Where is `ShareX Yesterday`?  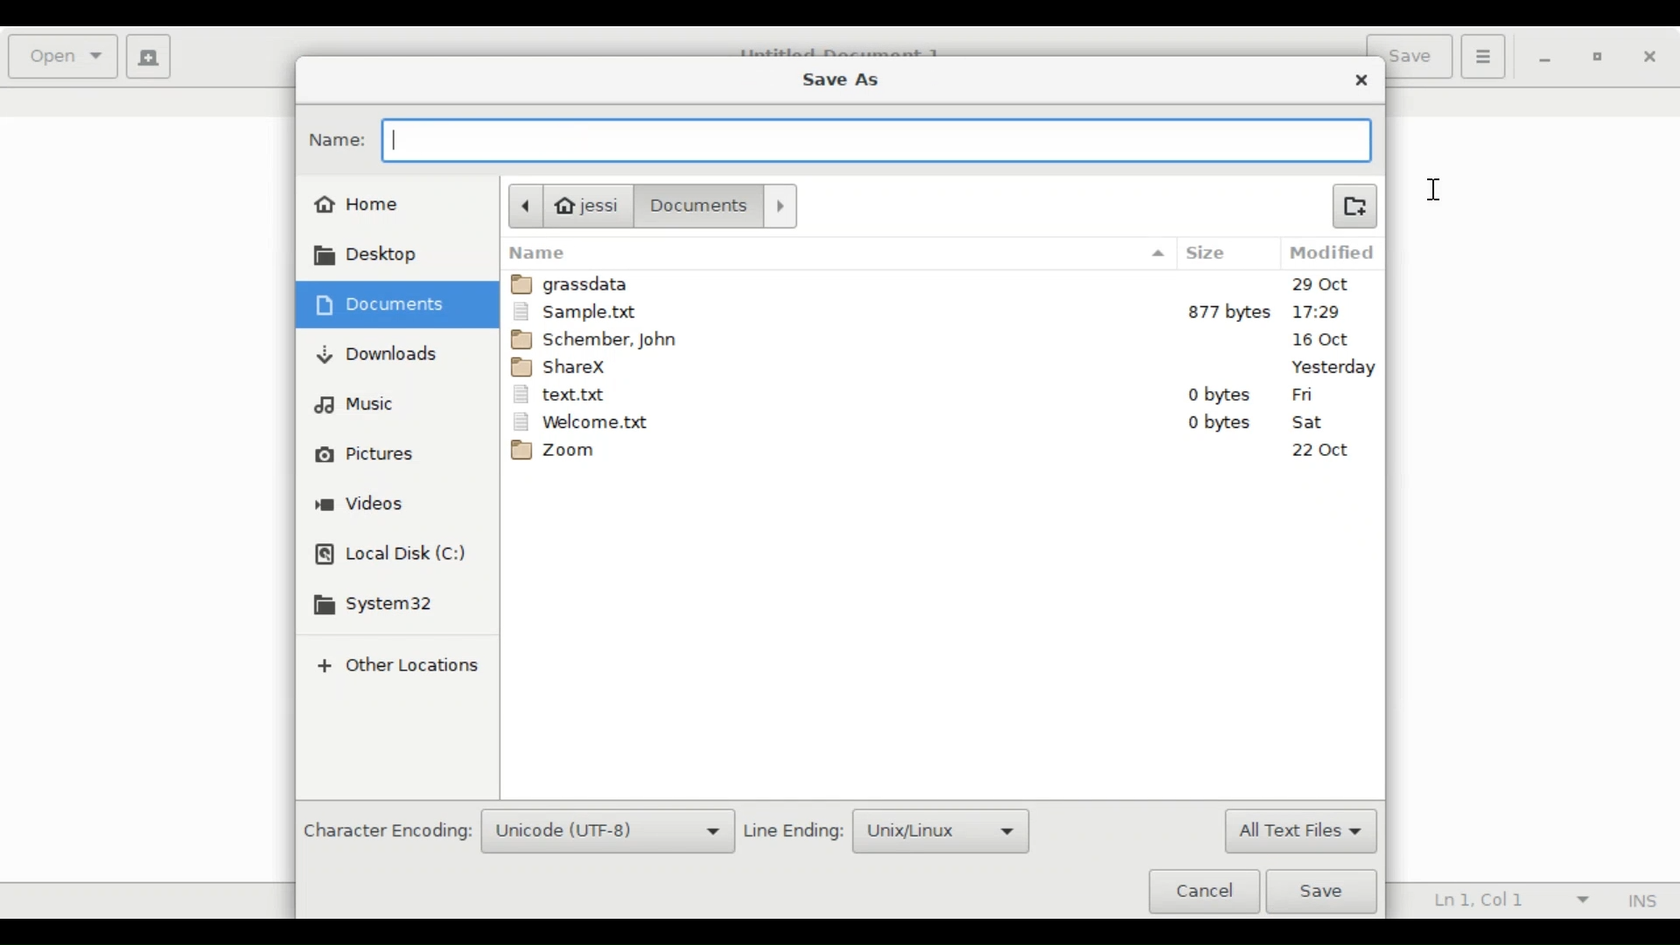 ShareX Yesterday is located at coordinates (941, 366).